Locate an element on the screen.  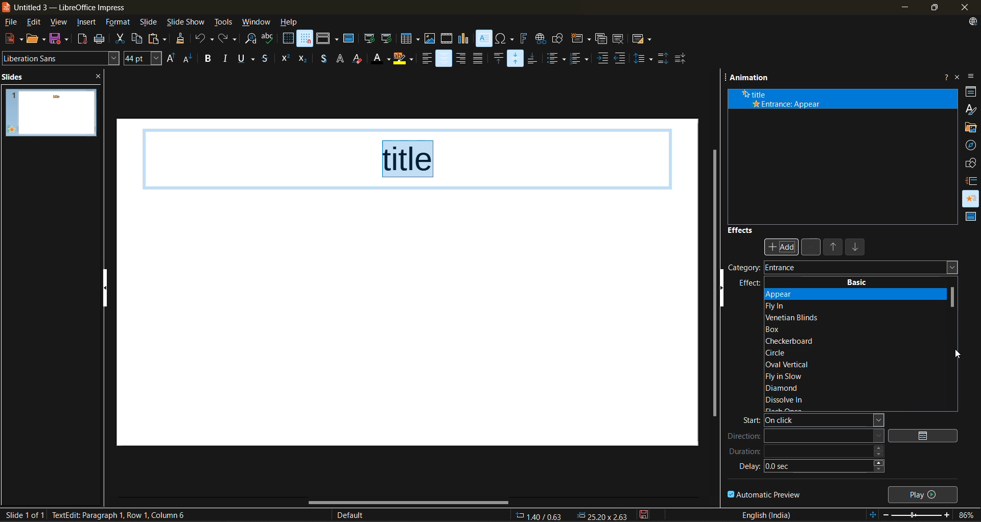
font size is located at coordinates (144, 58).